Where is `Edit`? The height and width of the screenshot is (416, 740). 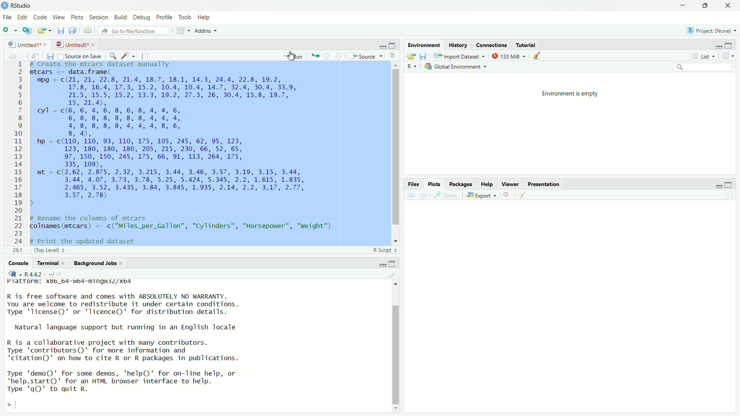
Edit is located at coordinates (22, 17).